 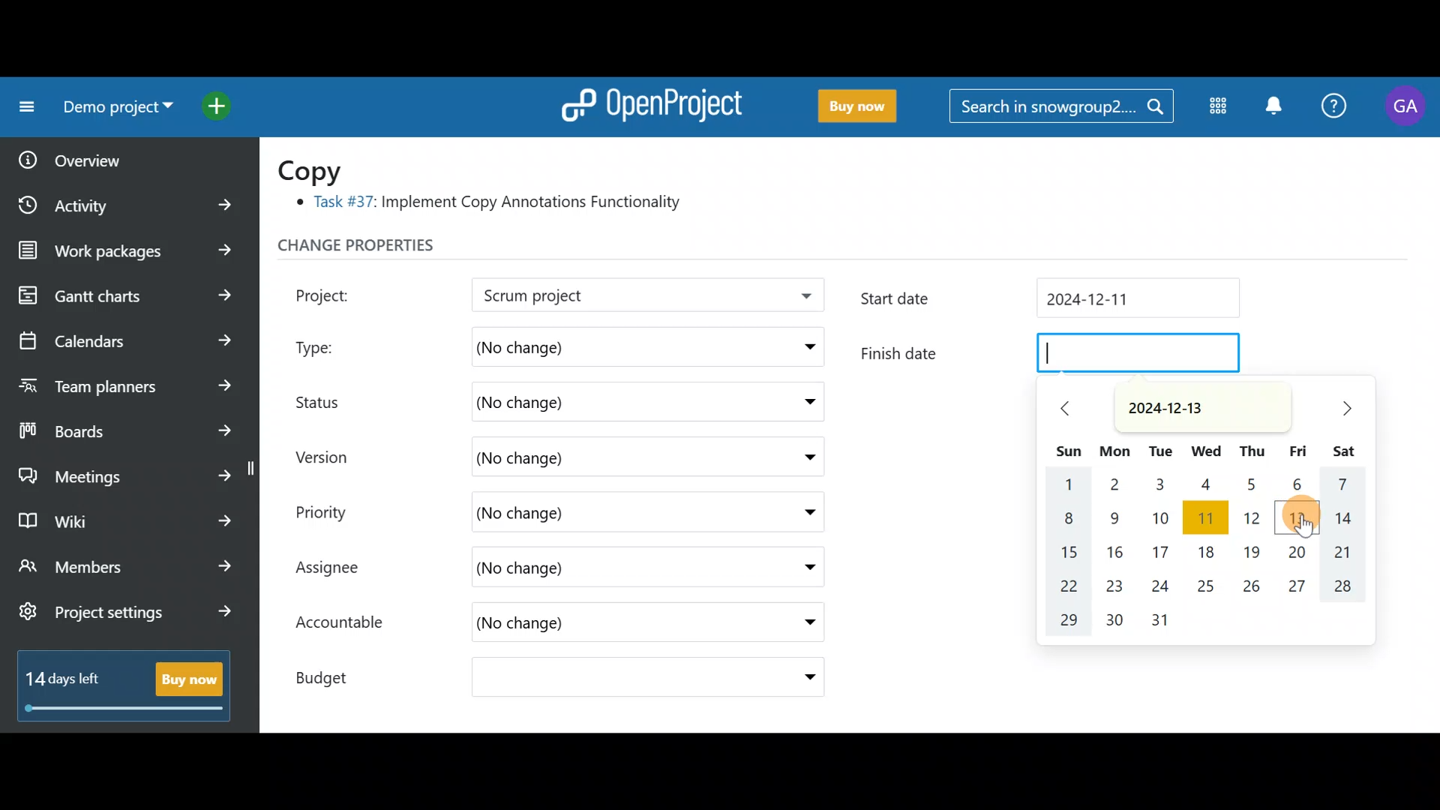 What do you see at coordinates (130, 200) in the screenshot?
I see `Activity` at bounding box center [130, 200].